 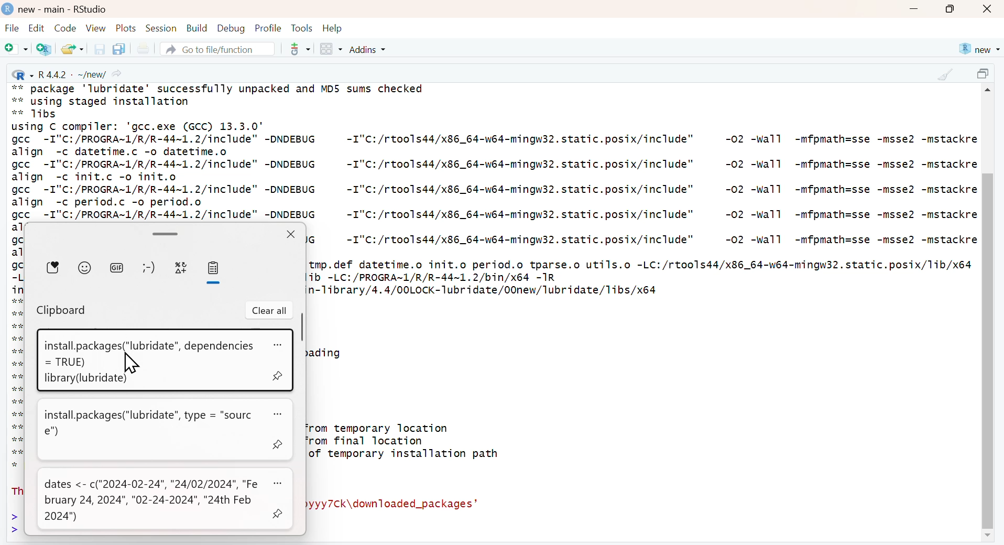 I want to click on Addins, so click(x=369, y=49).